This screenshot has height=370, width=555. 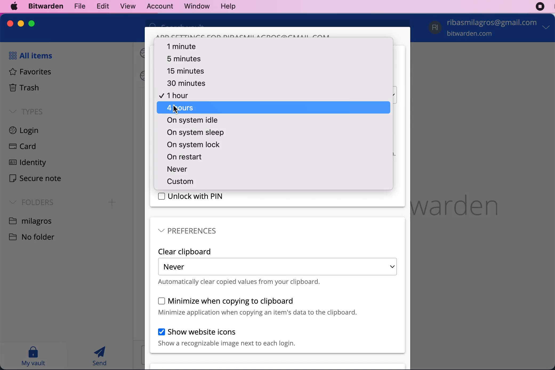 What do you see at coordinates (31, 23) in the screenshot?
I see `maximize` at bounding box center [31, 23].